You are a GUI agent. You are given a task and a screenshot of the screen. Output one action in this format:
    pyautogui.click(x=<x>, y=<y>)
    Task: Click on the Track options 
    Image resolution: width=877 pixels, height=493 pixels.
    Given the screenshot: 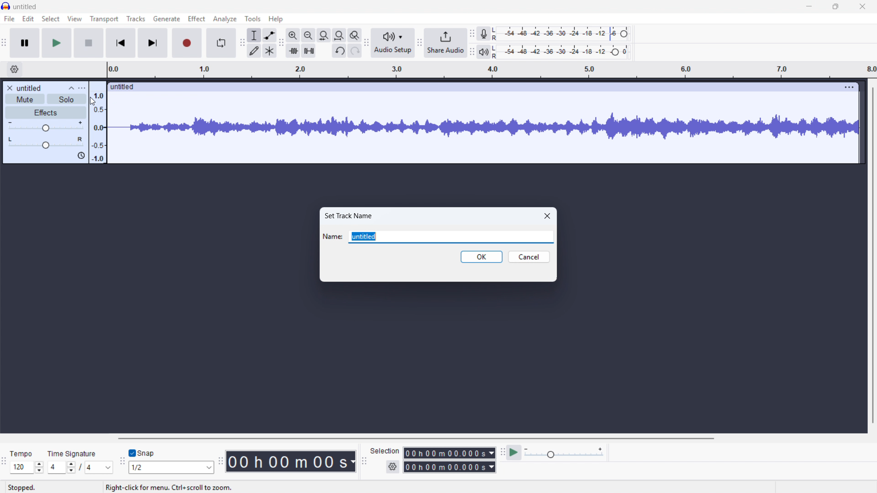 What is the action you would take?
    pyautogui.click(x=849, y=87)
    